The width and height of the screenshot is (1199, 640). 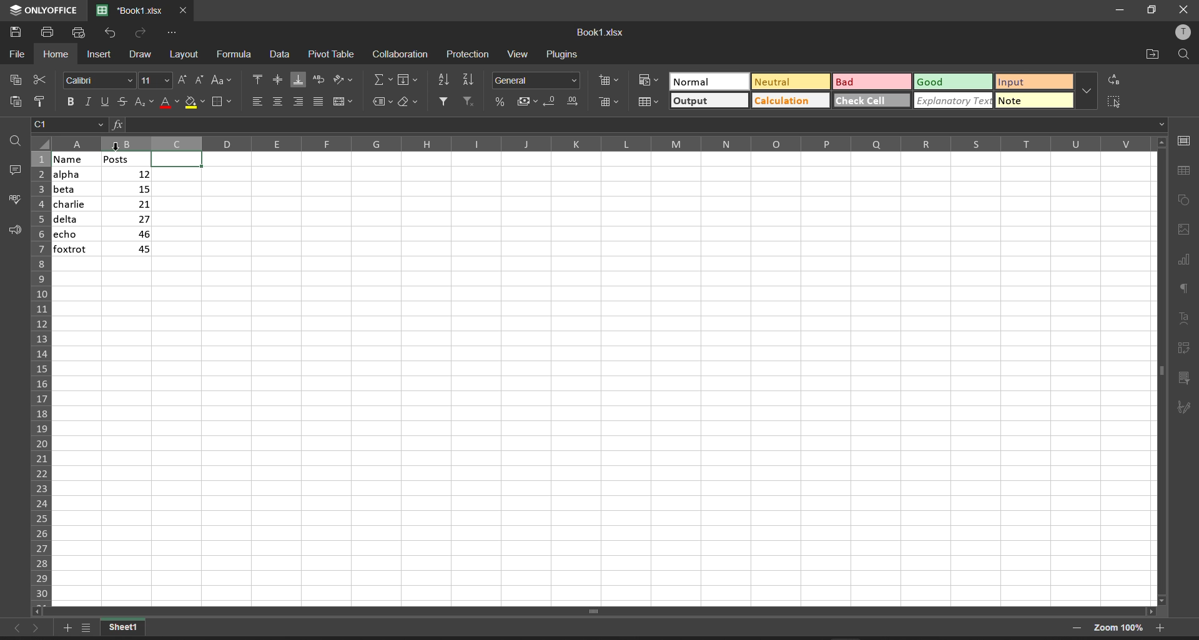 What do you see at coordinates (347, 79) in the screenshot?
I see `orientation` at bounding box center [347, 79].